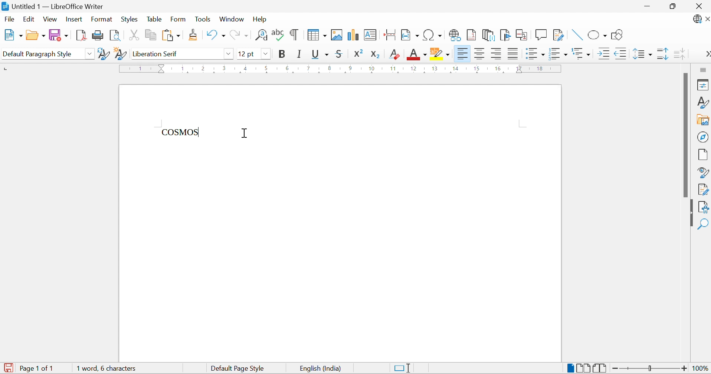 The image size is (711, 374). What do you see at coordinates (471, 35) in the screenshot?
I see `Insert Footnote` at bounding box center [471, 35].